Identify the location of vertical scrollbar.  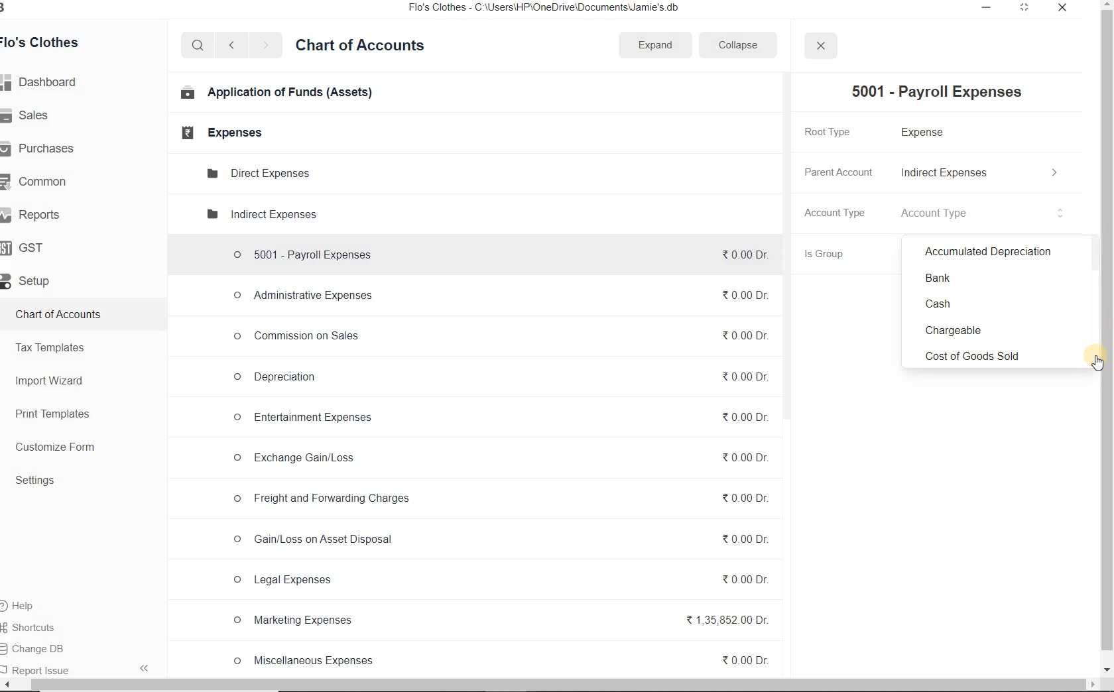
(1107, 330).